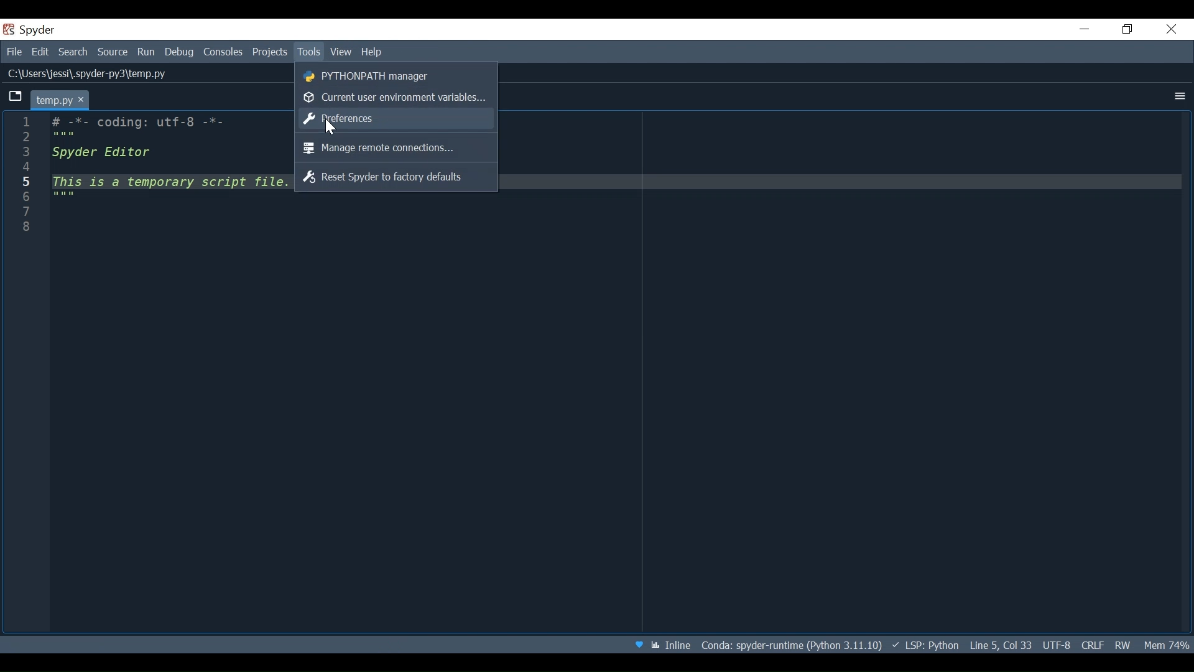  What do you see at coordinates (14, 98) in the screenshot?
I see `Browse Tab` at bounding box center [14, 98].